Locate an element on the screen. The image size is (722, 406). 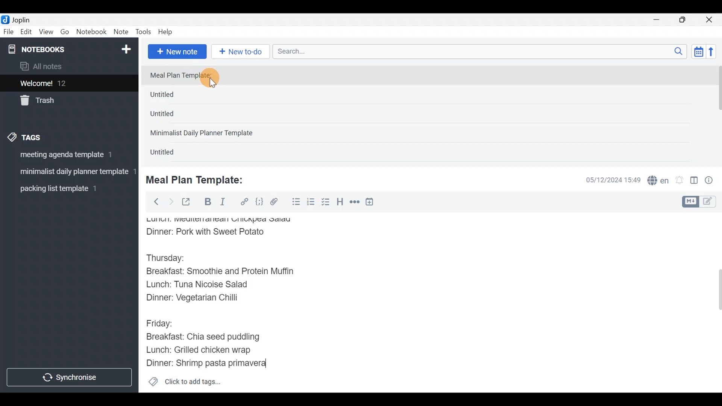
Forward is located at coordinates (171, 201).